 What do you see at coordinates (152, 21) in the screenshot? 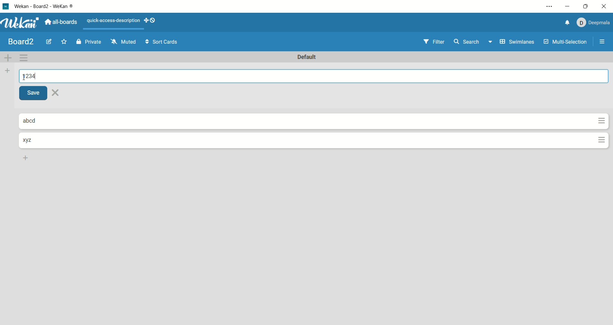
I see `show-desktop-drag-handles` at bounding box center [152, 21].